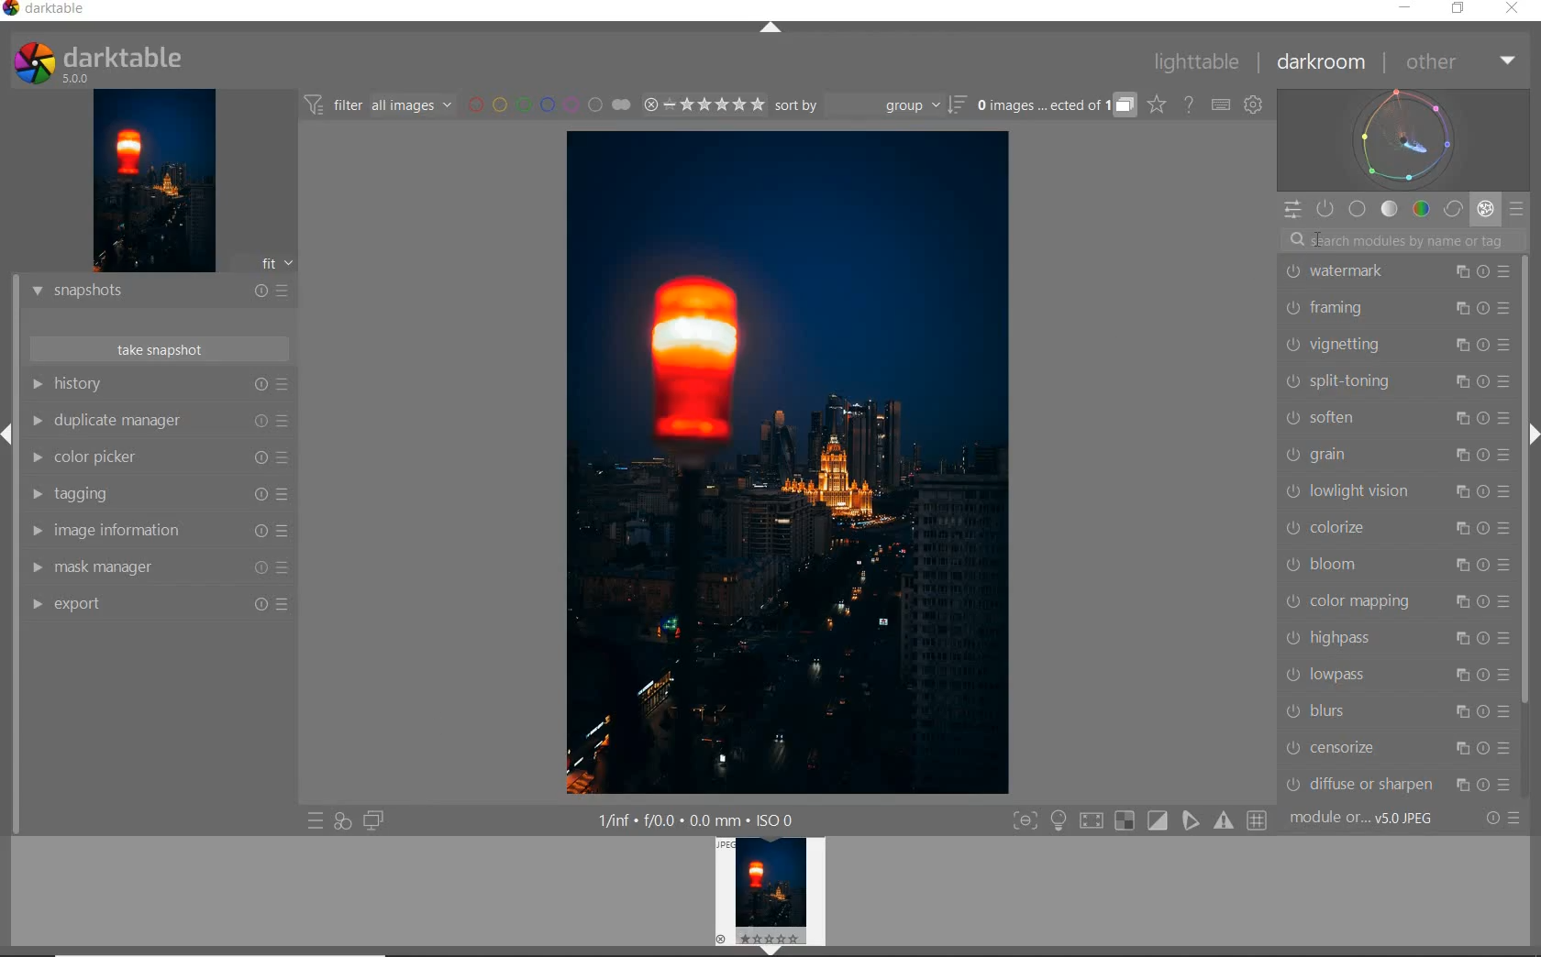 This screenshot has width=1541, height=957. What do you see at coordinates (773, 896) in the screenshot?
I see `IMAGE PREVIEW` at bounding box center [773, 896].